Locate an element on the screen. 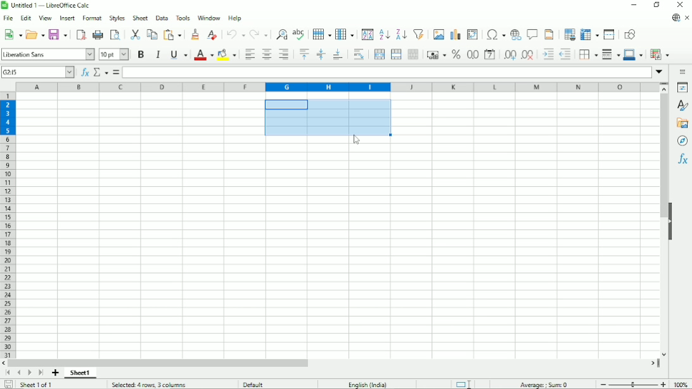  Align center is located at coordinates (266, 55).